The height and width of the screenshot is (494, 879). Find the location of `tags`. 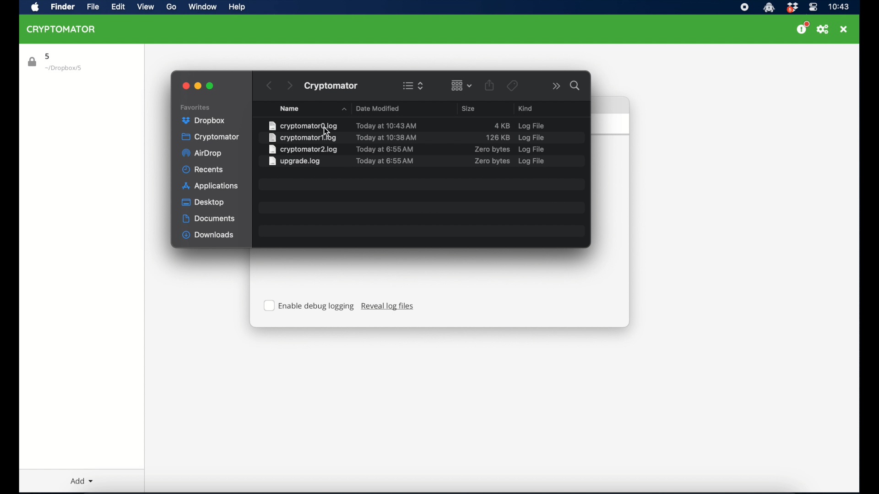

tags is located at coordinates (513, 86).